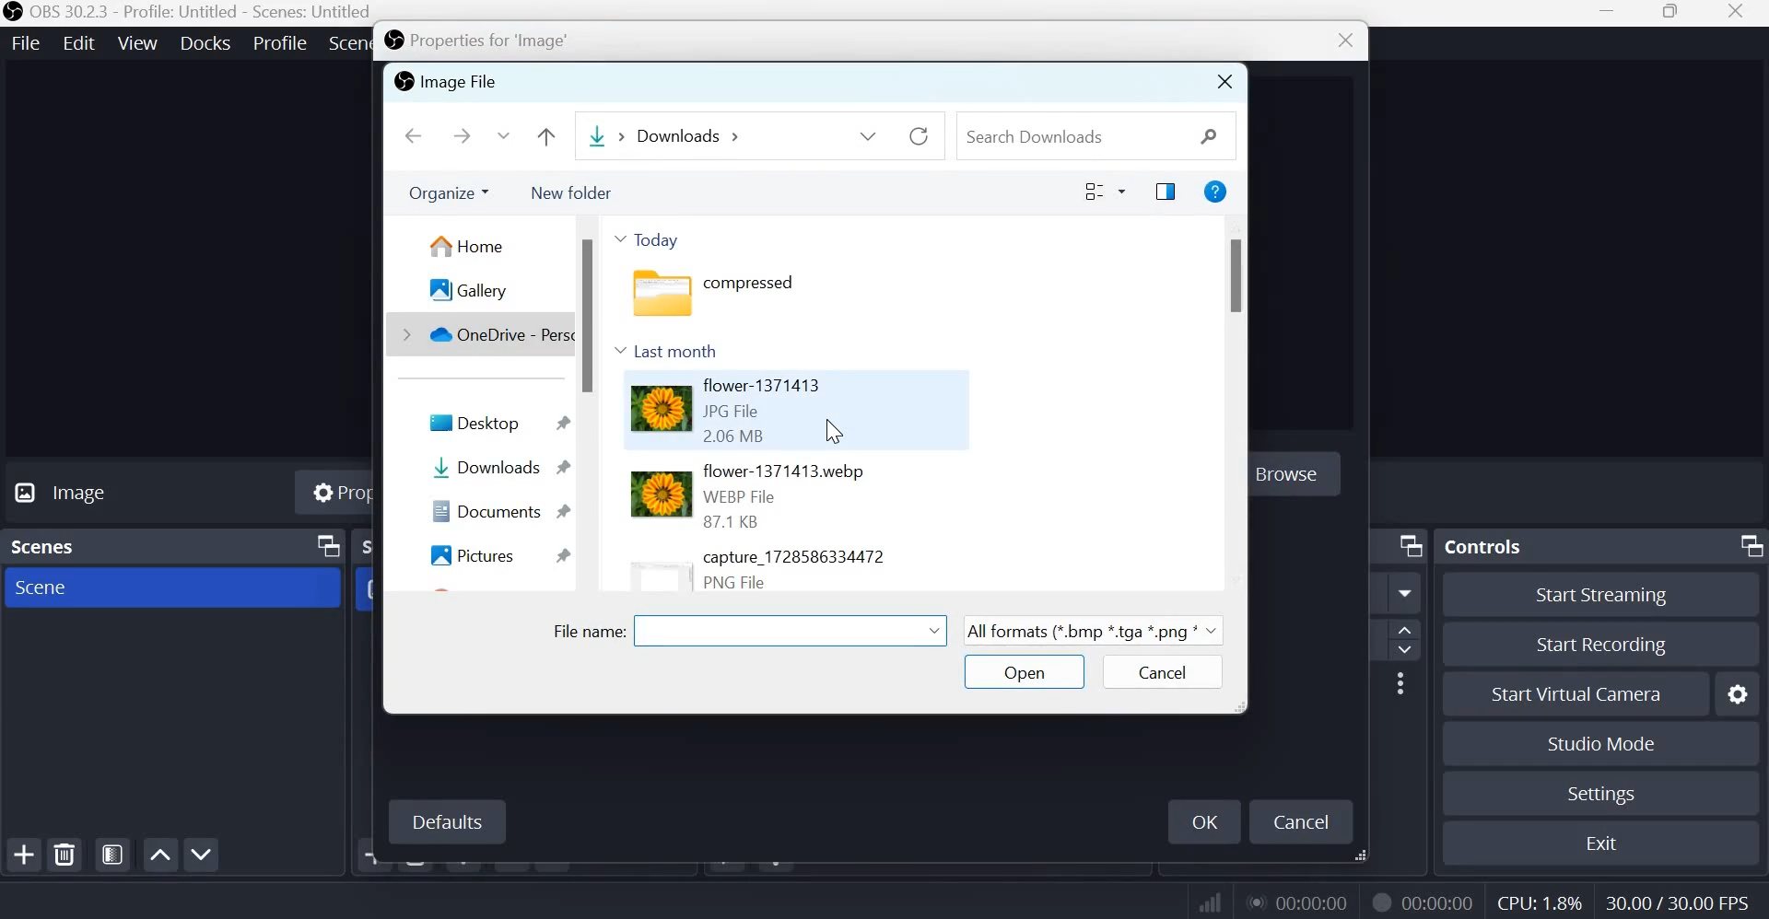  What do you see at coordinates (465, 290) in the screenshot?
I see `gallery` at bounding box center [465, 290].